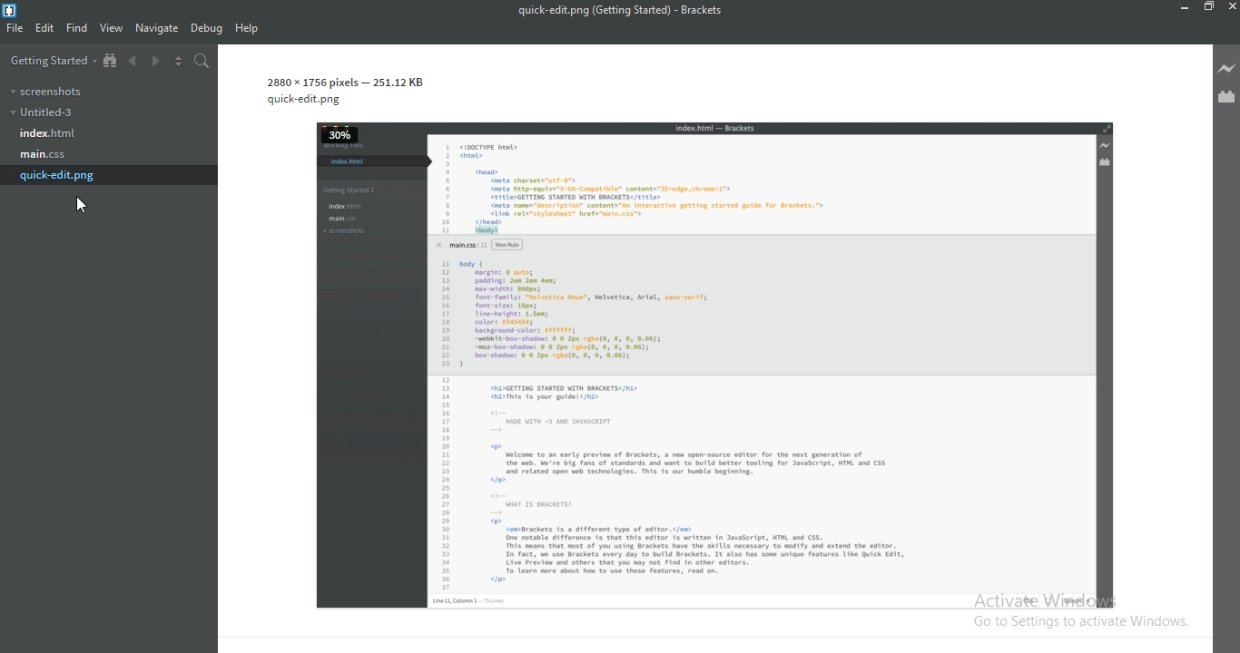 Image resolution: width=1240 pixels, height=653 pixels. What do you see at coordinates (156, 28) in the screenshot?
I see `navigate` at bounding box center [156, 28].